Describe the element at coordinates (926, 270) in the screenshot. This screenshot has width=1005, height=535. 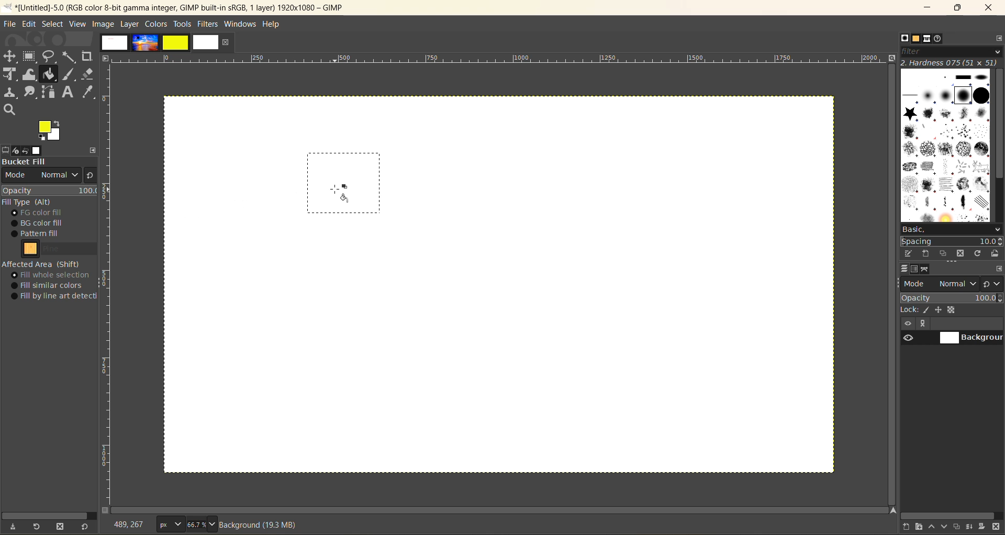
I see `paths` at that location.